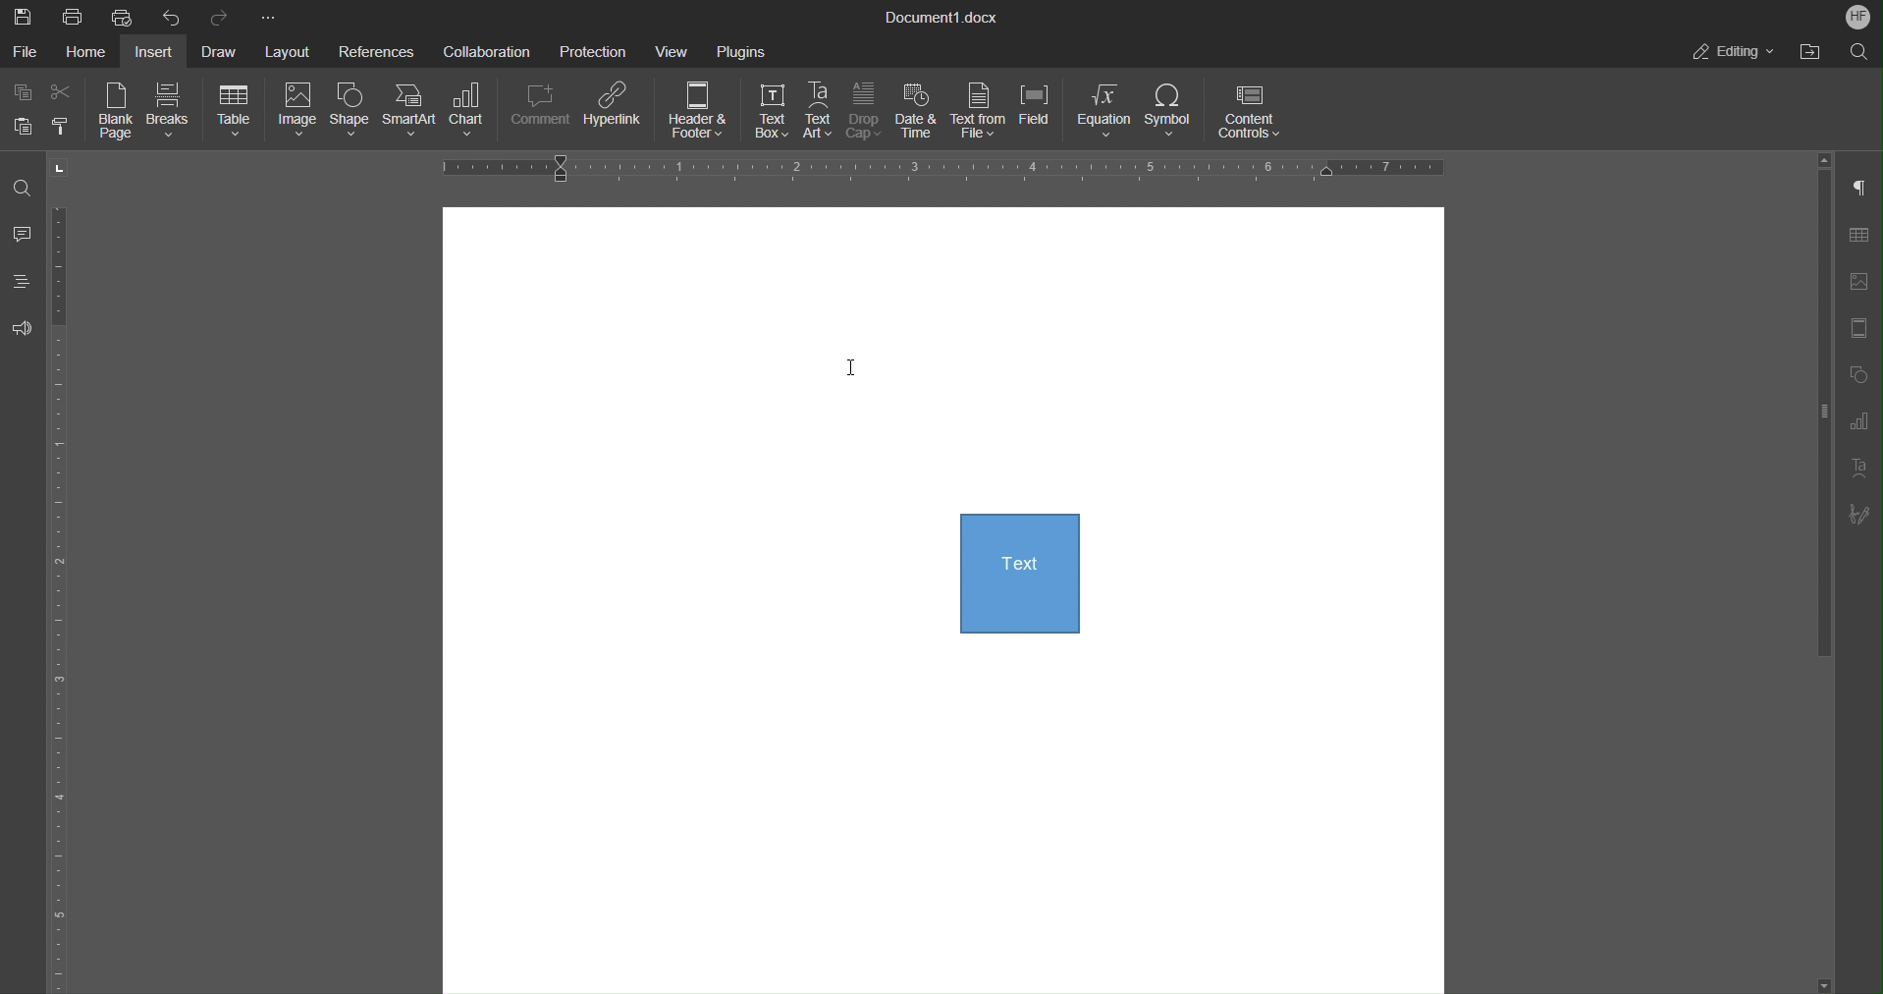 This screenshot has width=1883, height=994. Describe the element at coordinates (61, 168) in the screenshot. I see `Tab stop` at that location.